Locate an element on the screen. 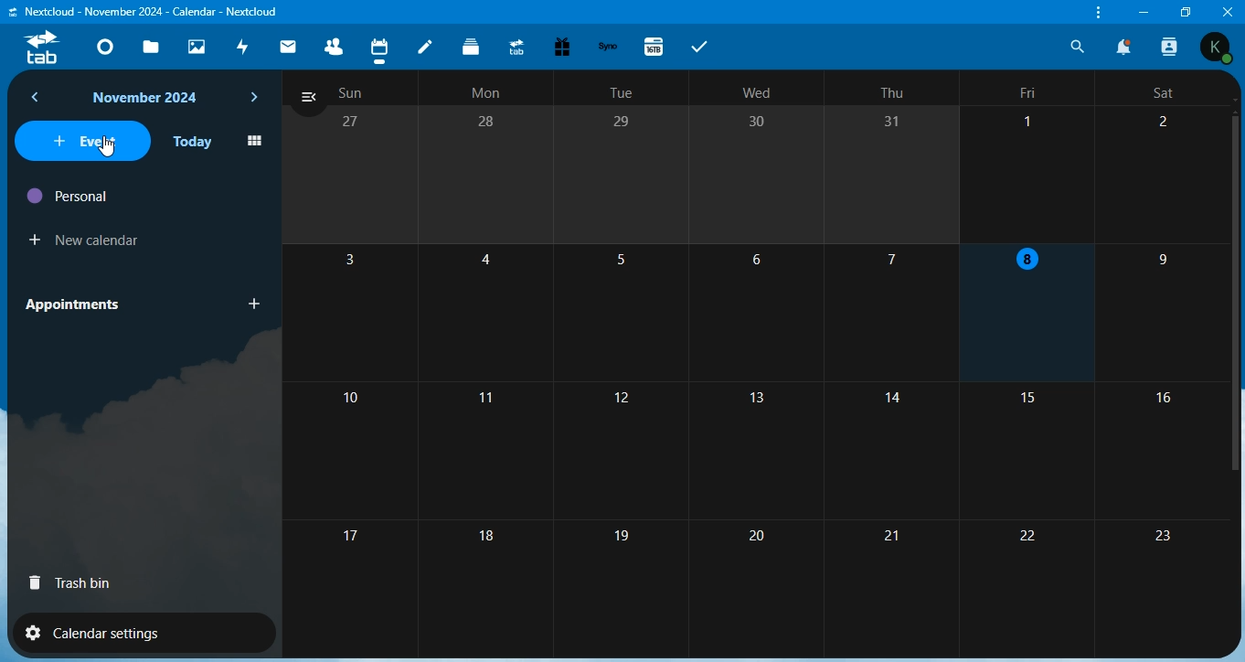  event is located at coordinates (80, 141).